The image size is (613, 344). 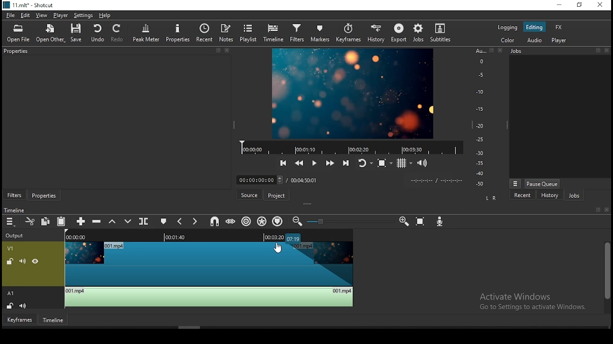 I want to click on total time, so click(x=306, y=180).